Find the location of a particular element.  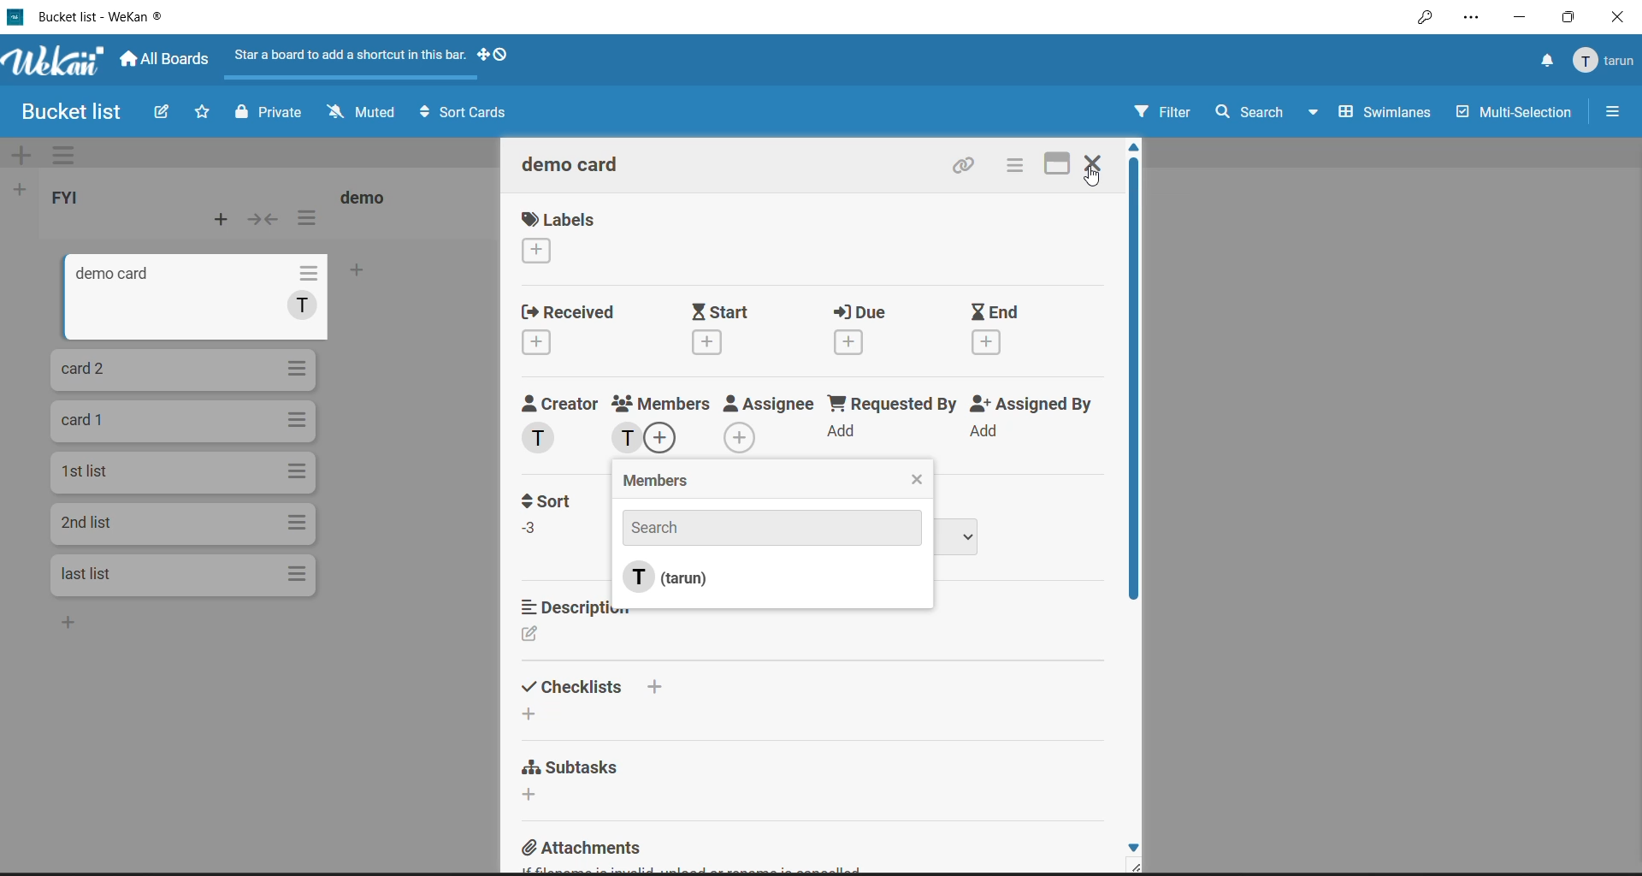

start is located at coordinates (719, 311).